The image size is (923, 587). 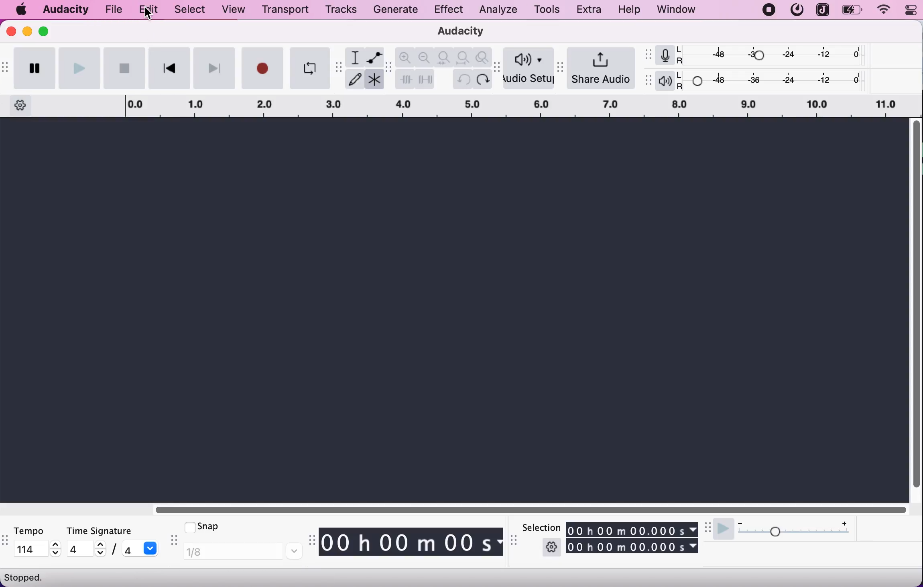 I want to click on recording level, so click(x=773, y=55).